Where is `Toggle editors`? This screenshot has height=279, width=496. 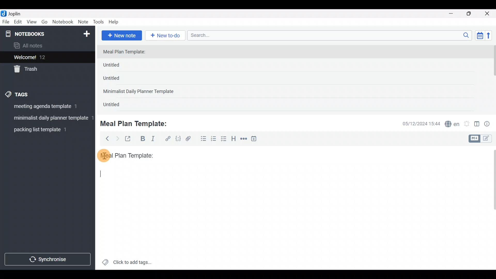
Toggle editors is located at coordinates (482, 138).